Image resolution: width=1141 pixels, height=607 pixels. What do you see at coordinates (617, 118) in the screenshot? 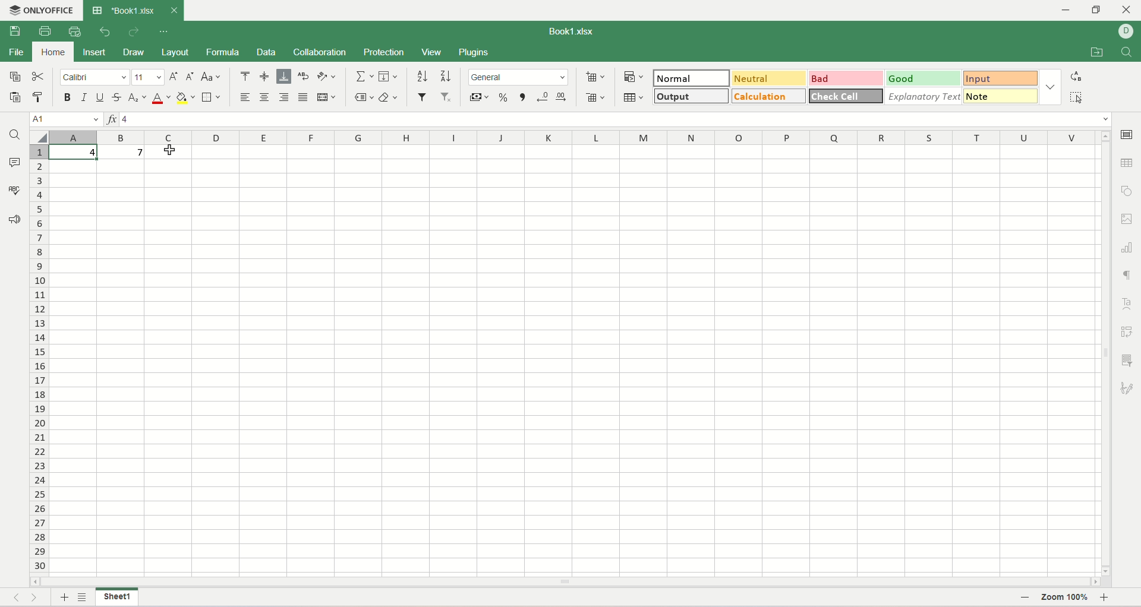
I see `input line` at bounding box center [617, 118].